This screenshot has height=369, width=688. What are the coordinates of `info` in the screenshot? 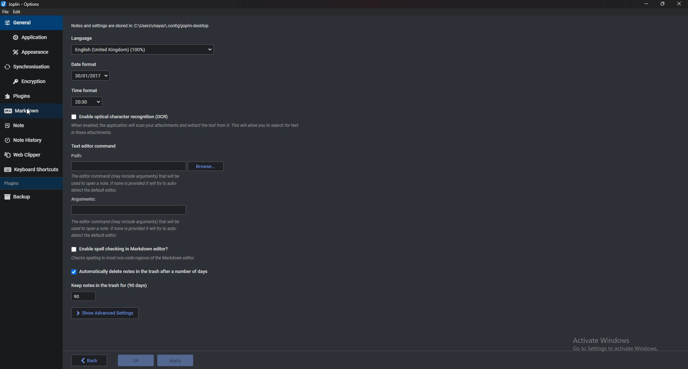 It's located at (135, 258).